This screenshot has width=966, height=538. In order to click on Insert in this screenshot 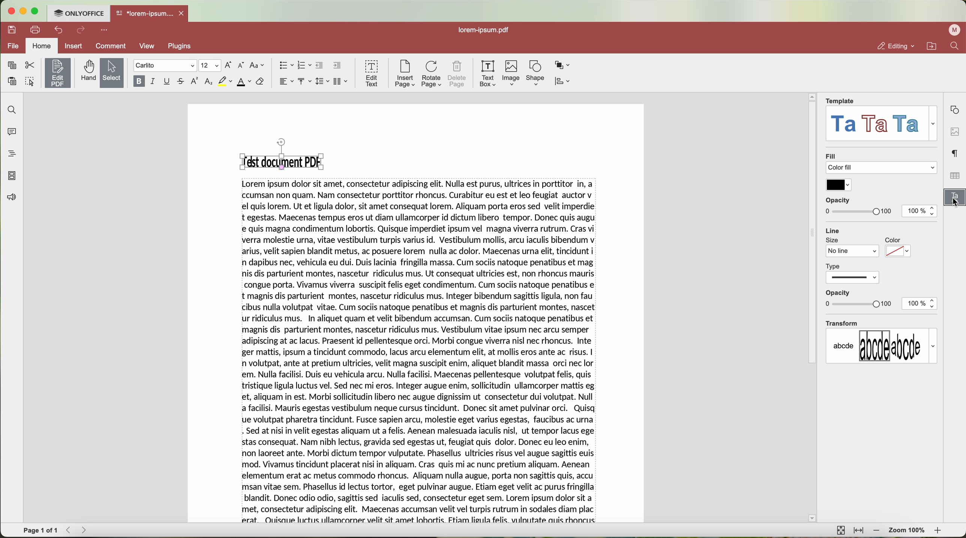, I will do `click(73, 46)`.